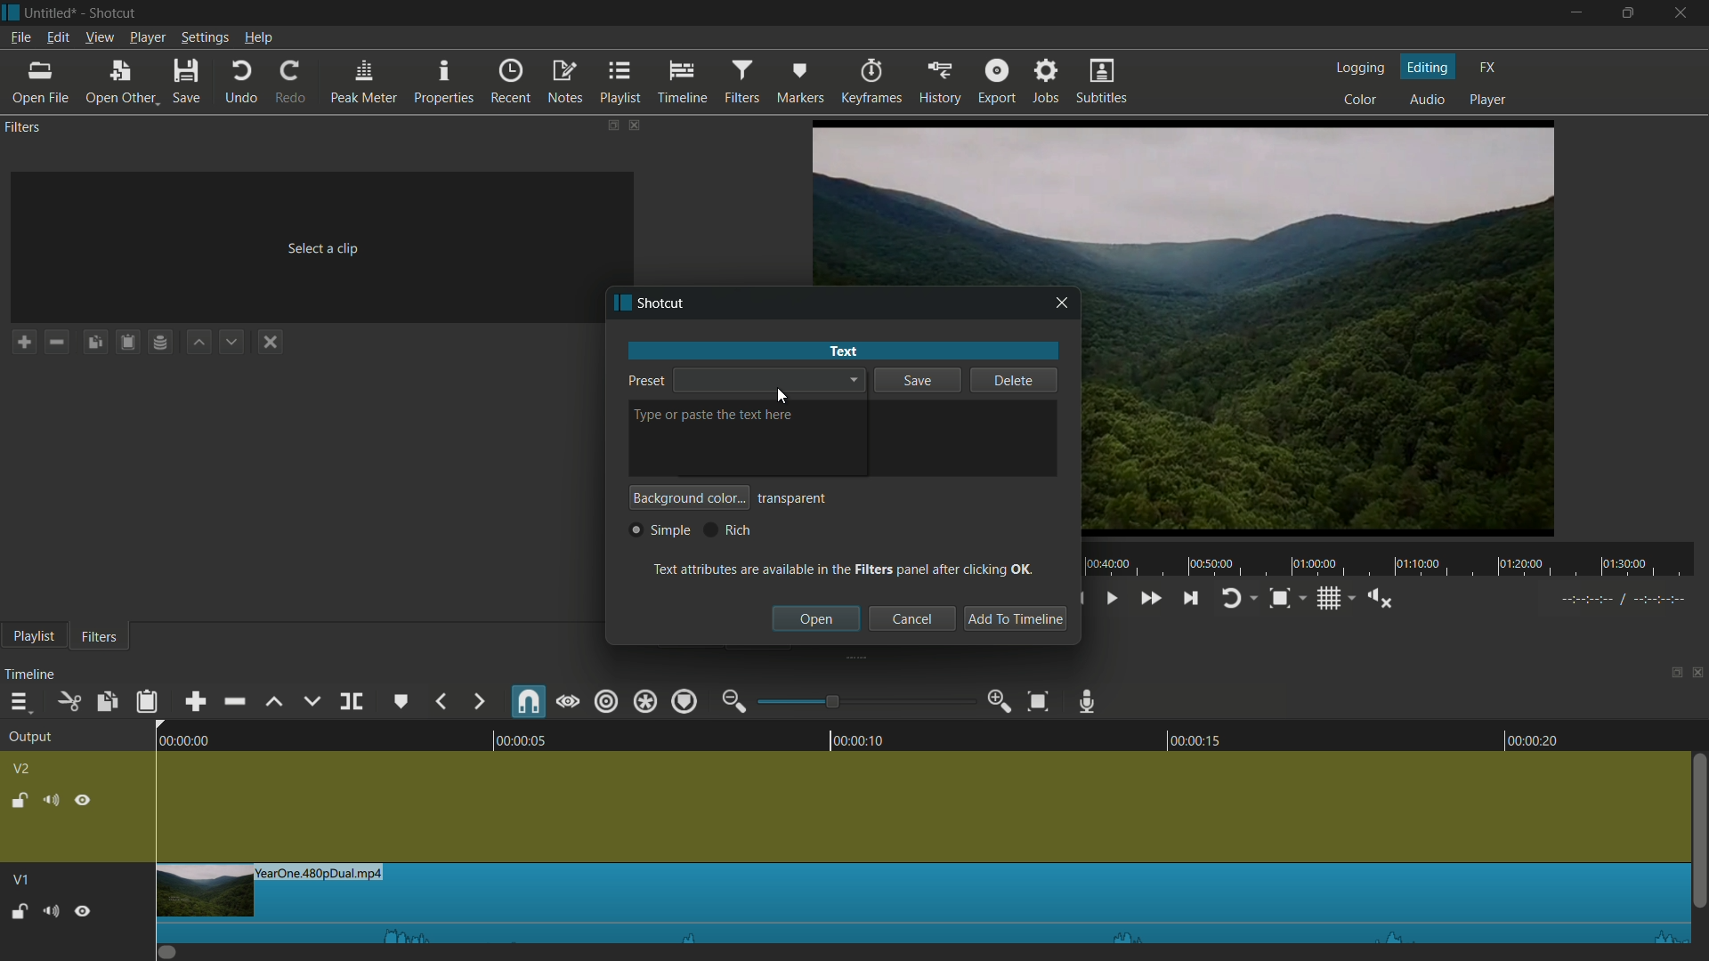  Describe the element at coordinates (18, 702) in the screenshot. I see `timeline menu` at that location.